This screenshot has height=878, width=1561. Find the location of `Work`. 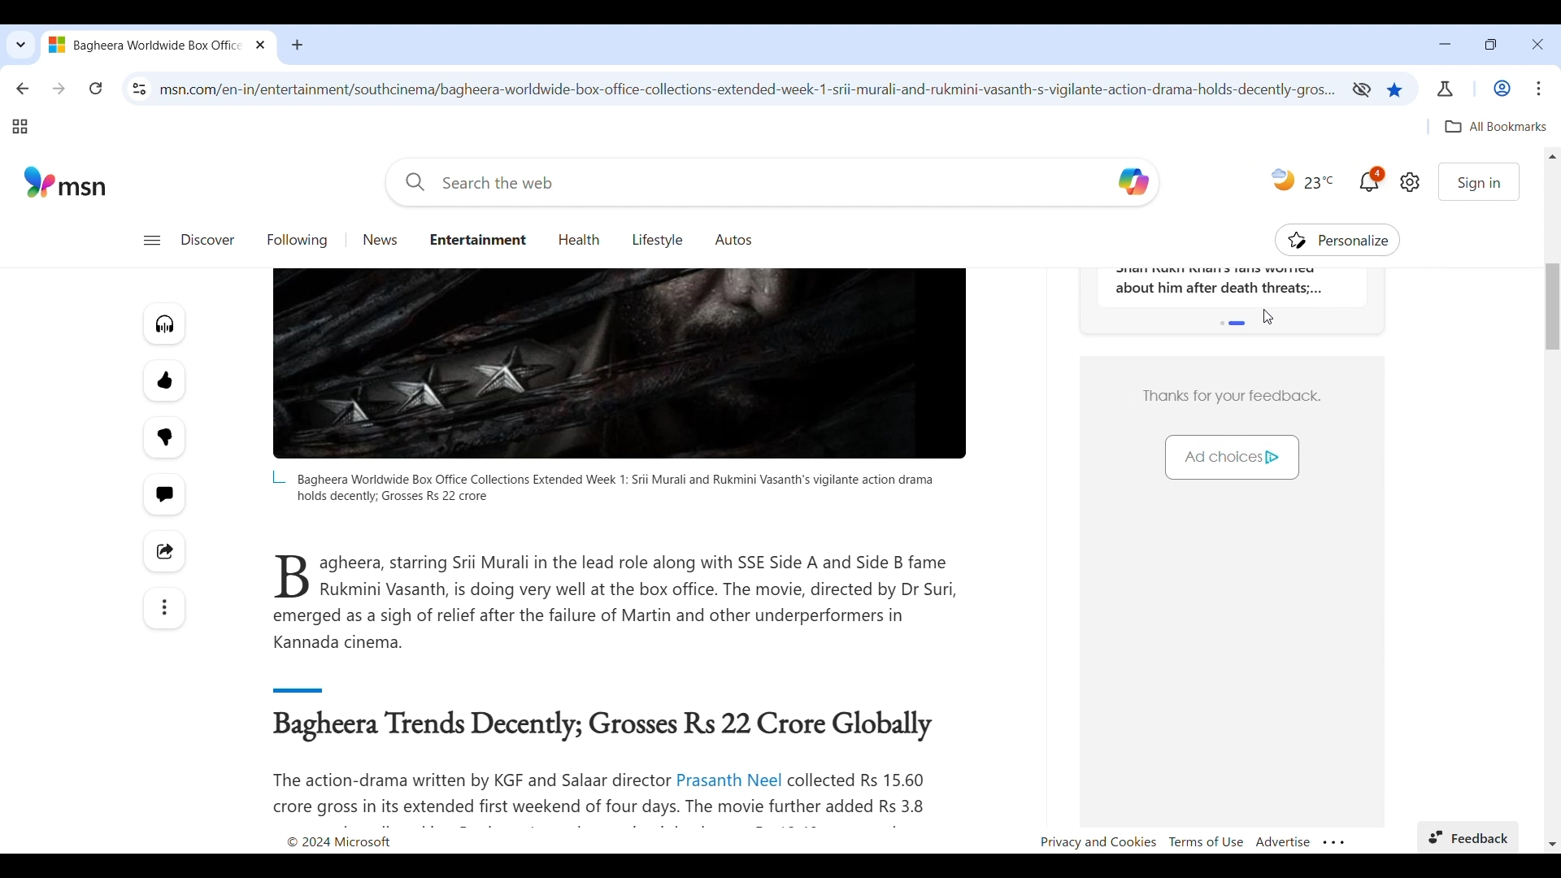

Work is located at coordinates (1502, 89).